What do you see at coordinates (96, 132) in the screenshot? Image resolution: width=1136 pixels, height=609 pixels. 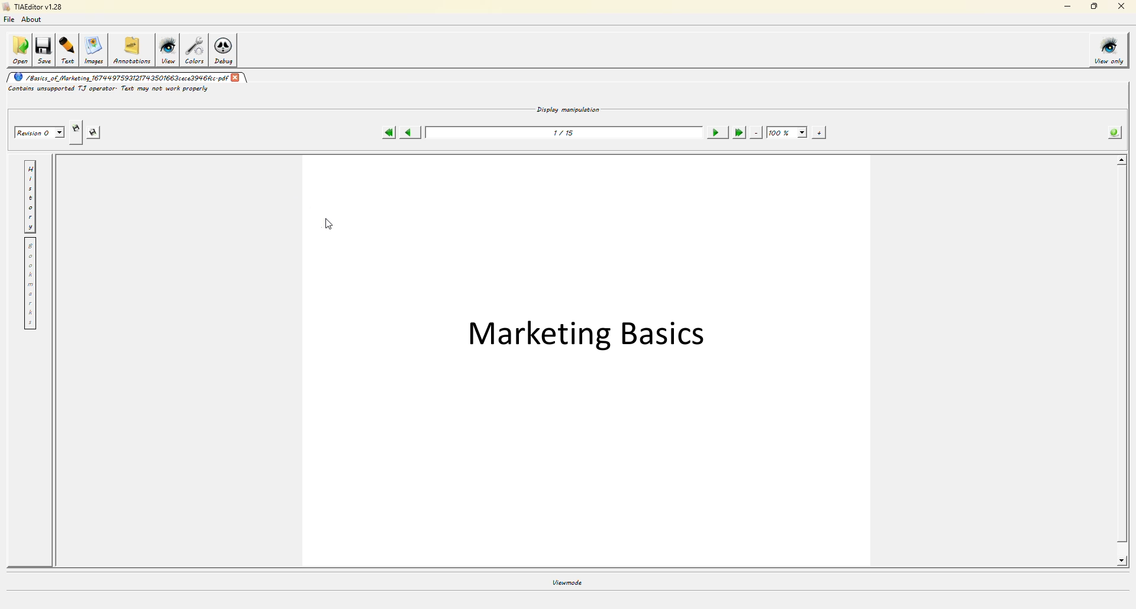 I see `saves this revision to other file` at bounding box center [96, 132].